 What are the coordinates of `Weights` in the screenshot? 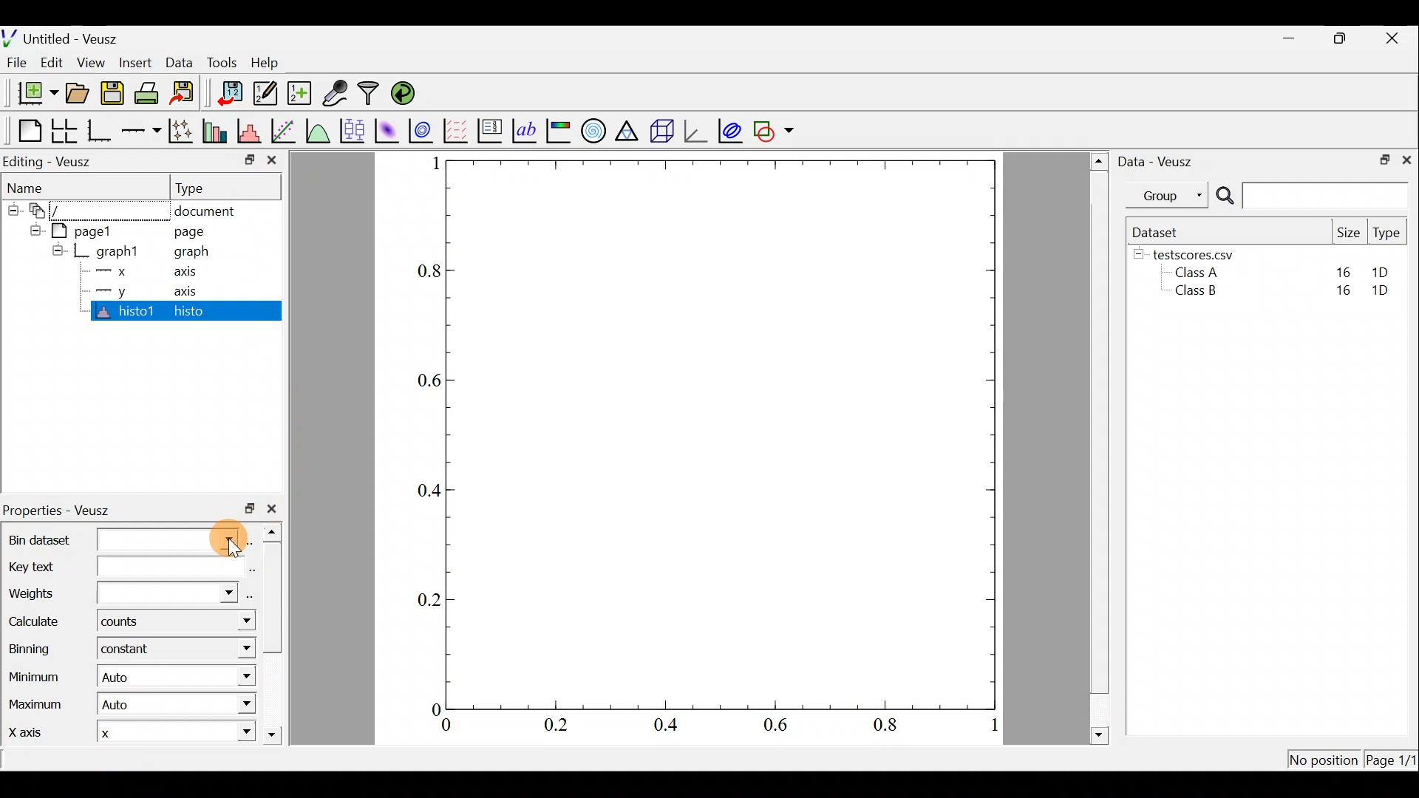 It's located at (120, 592).